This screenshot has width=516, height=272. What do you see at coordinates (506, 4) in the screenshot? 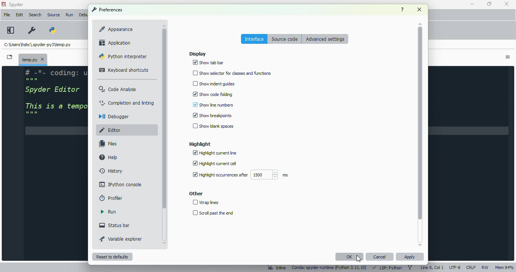
I see `close` at bounding box center [506, 4].